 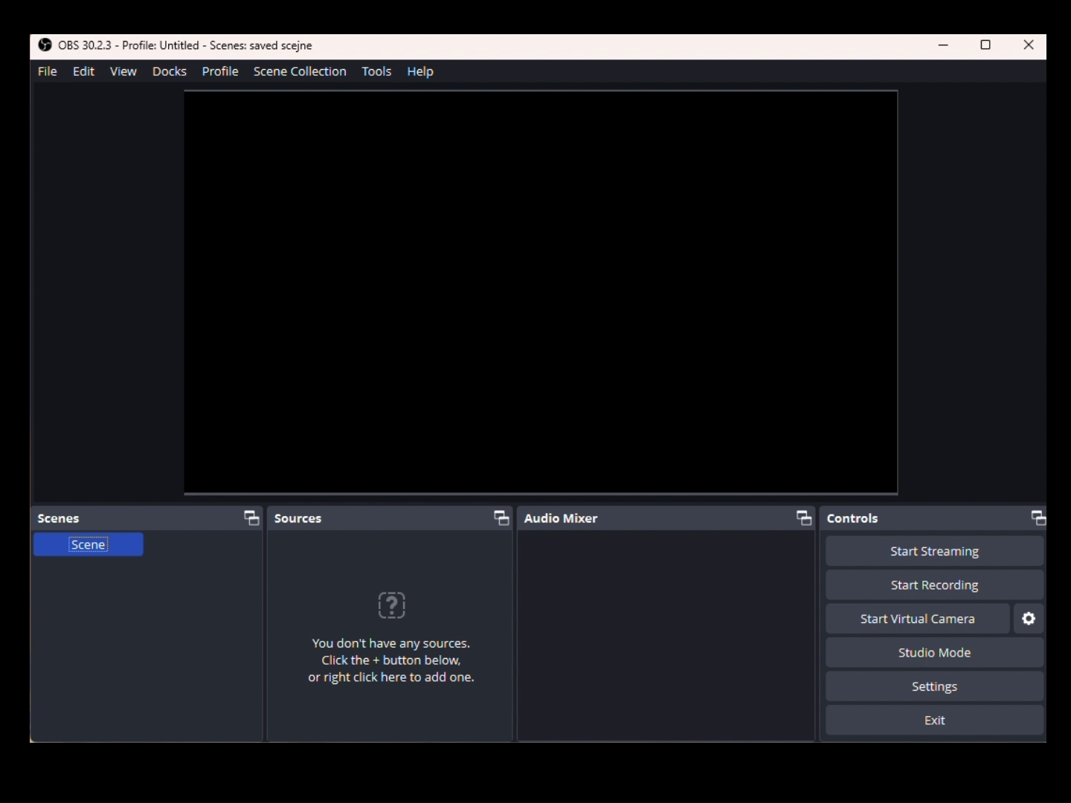 What do you see at coordinates (1030, 619) in the screenshot?
I see `Settings` at bounding box center [1030, 619].